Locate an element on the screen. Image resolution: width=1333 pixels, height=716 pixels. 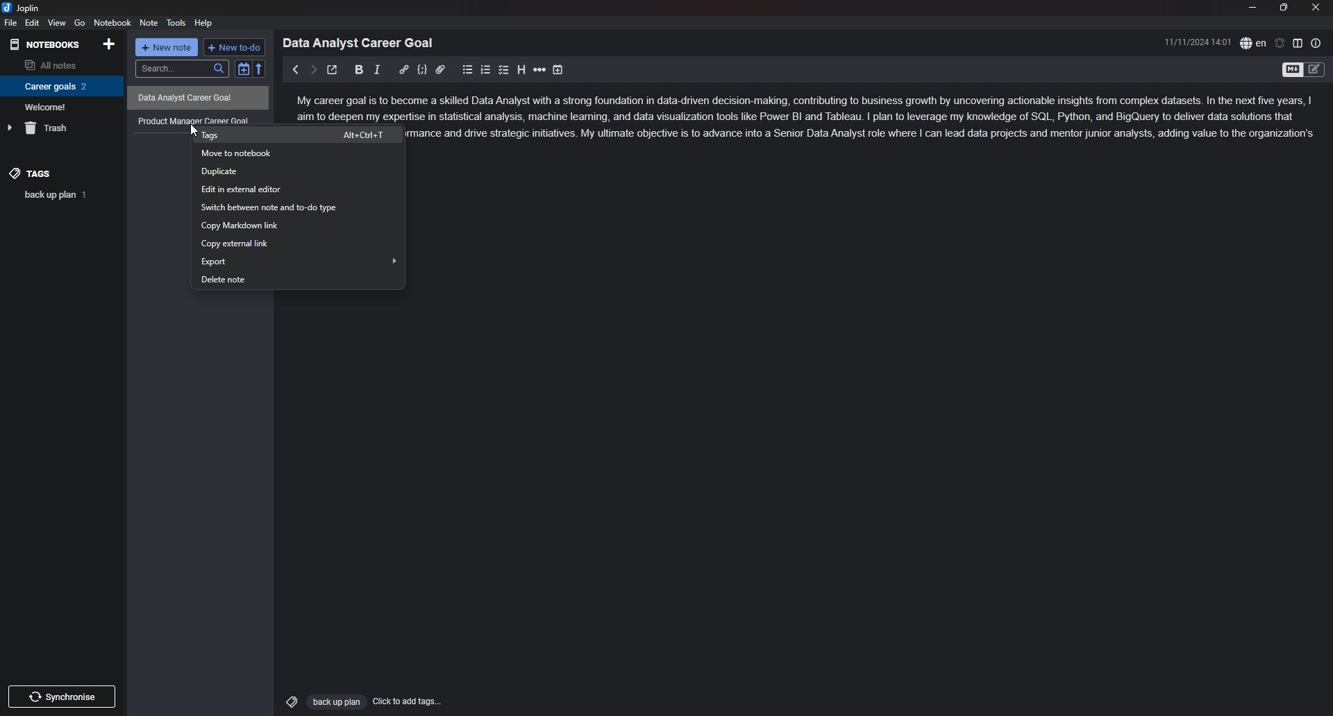
switch between note and to-do type is located at coordinates (297, 207).